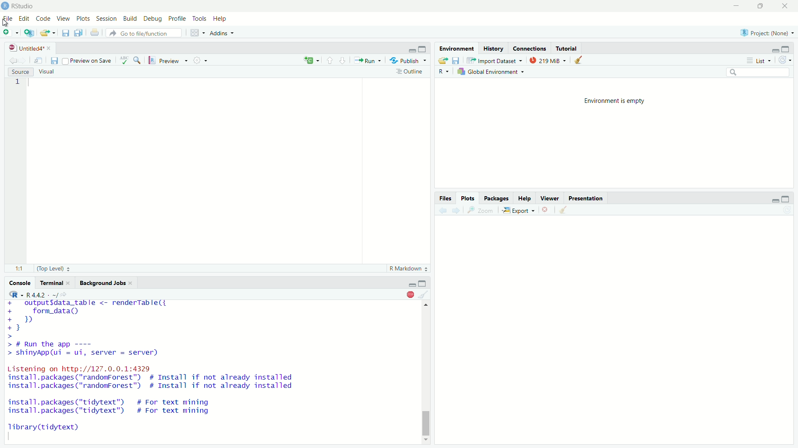 The width and height of the screenshot is (798, 448). Describe the element at coordinates (786, 199) in the screenshot. I see `maximize` at that location.